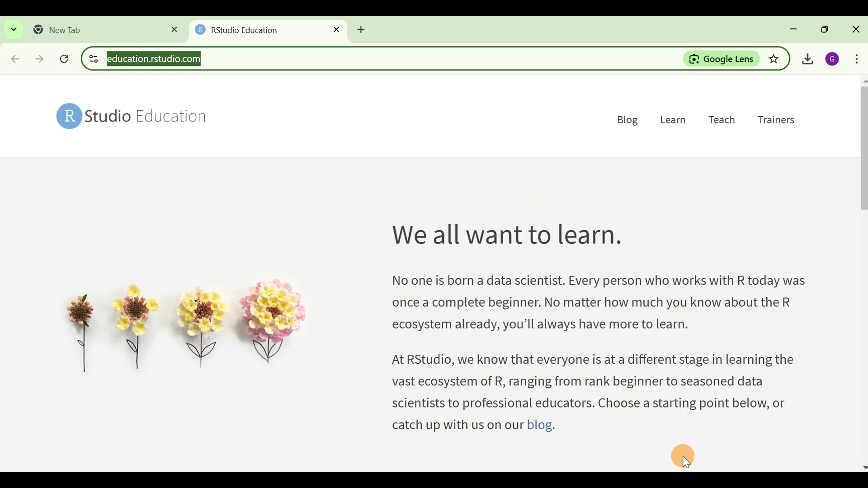 The image size is (868, 488). What do you see at coordinates (241, 30) in the screenshot?
I see `RStudio Education` at bounding box center [241, 30].